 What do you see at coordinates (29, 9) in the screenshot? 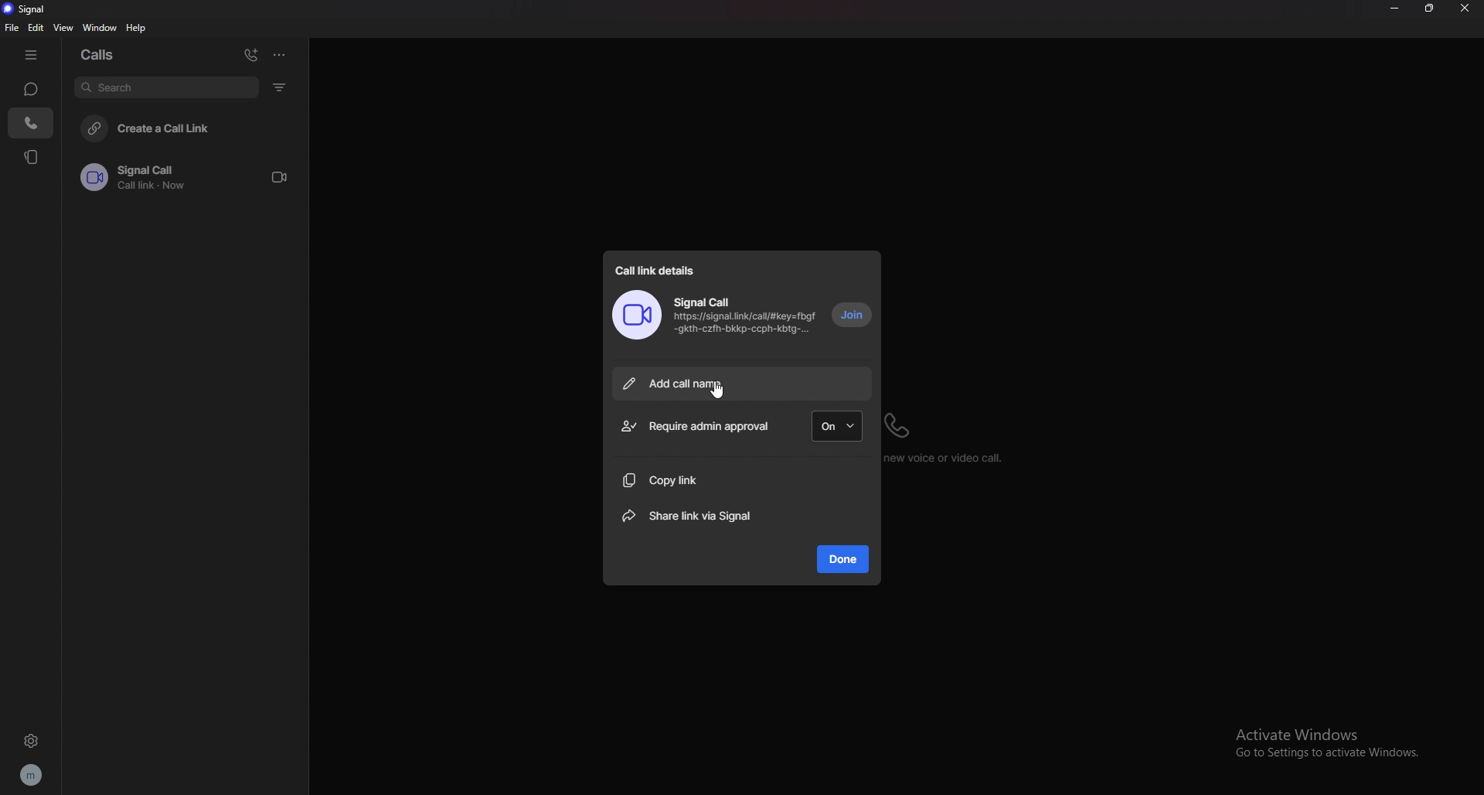
I see `signal` at bounding box center [29, 9].